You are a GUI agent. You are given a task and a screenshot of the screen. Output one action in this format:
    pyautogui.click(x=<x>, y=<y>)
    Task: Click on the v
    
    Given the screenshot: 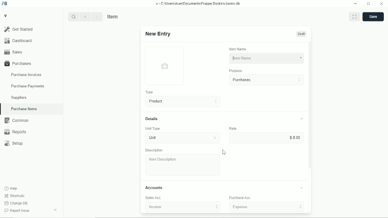 What is the action you would take?
    pyautogui.click(x=6, y=15)
    